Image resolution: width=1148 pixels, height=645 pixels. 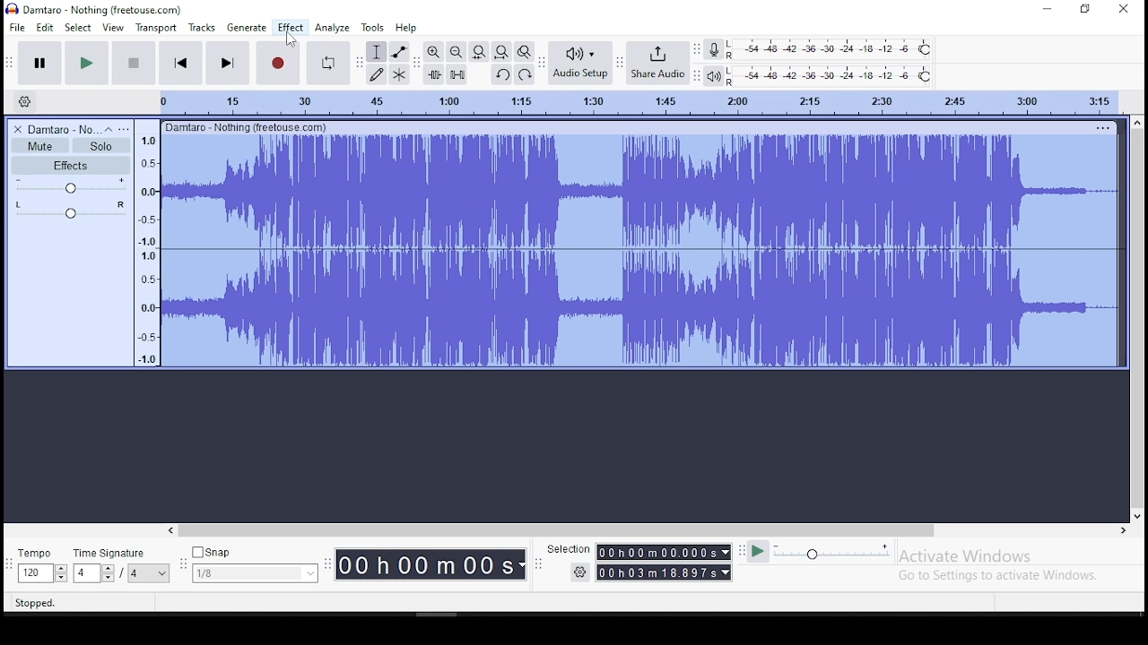 I want to click on analyze, so click(x=332, y=28).